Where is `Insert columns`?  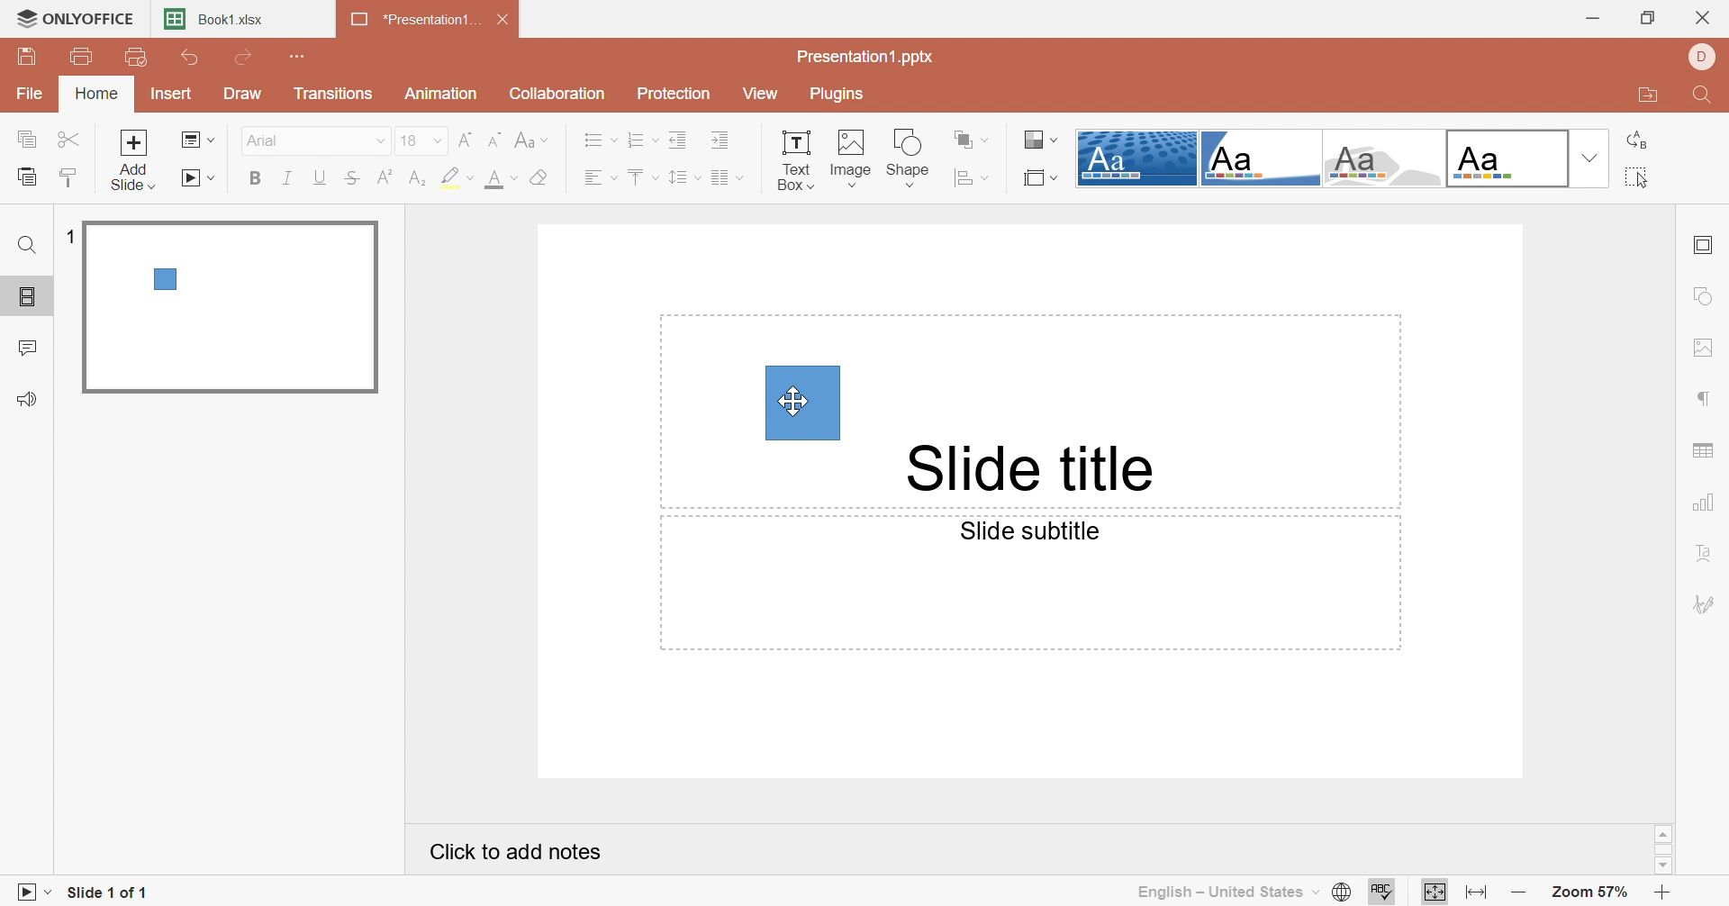
Insert columns is located at coordinates (723, 177).